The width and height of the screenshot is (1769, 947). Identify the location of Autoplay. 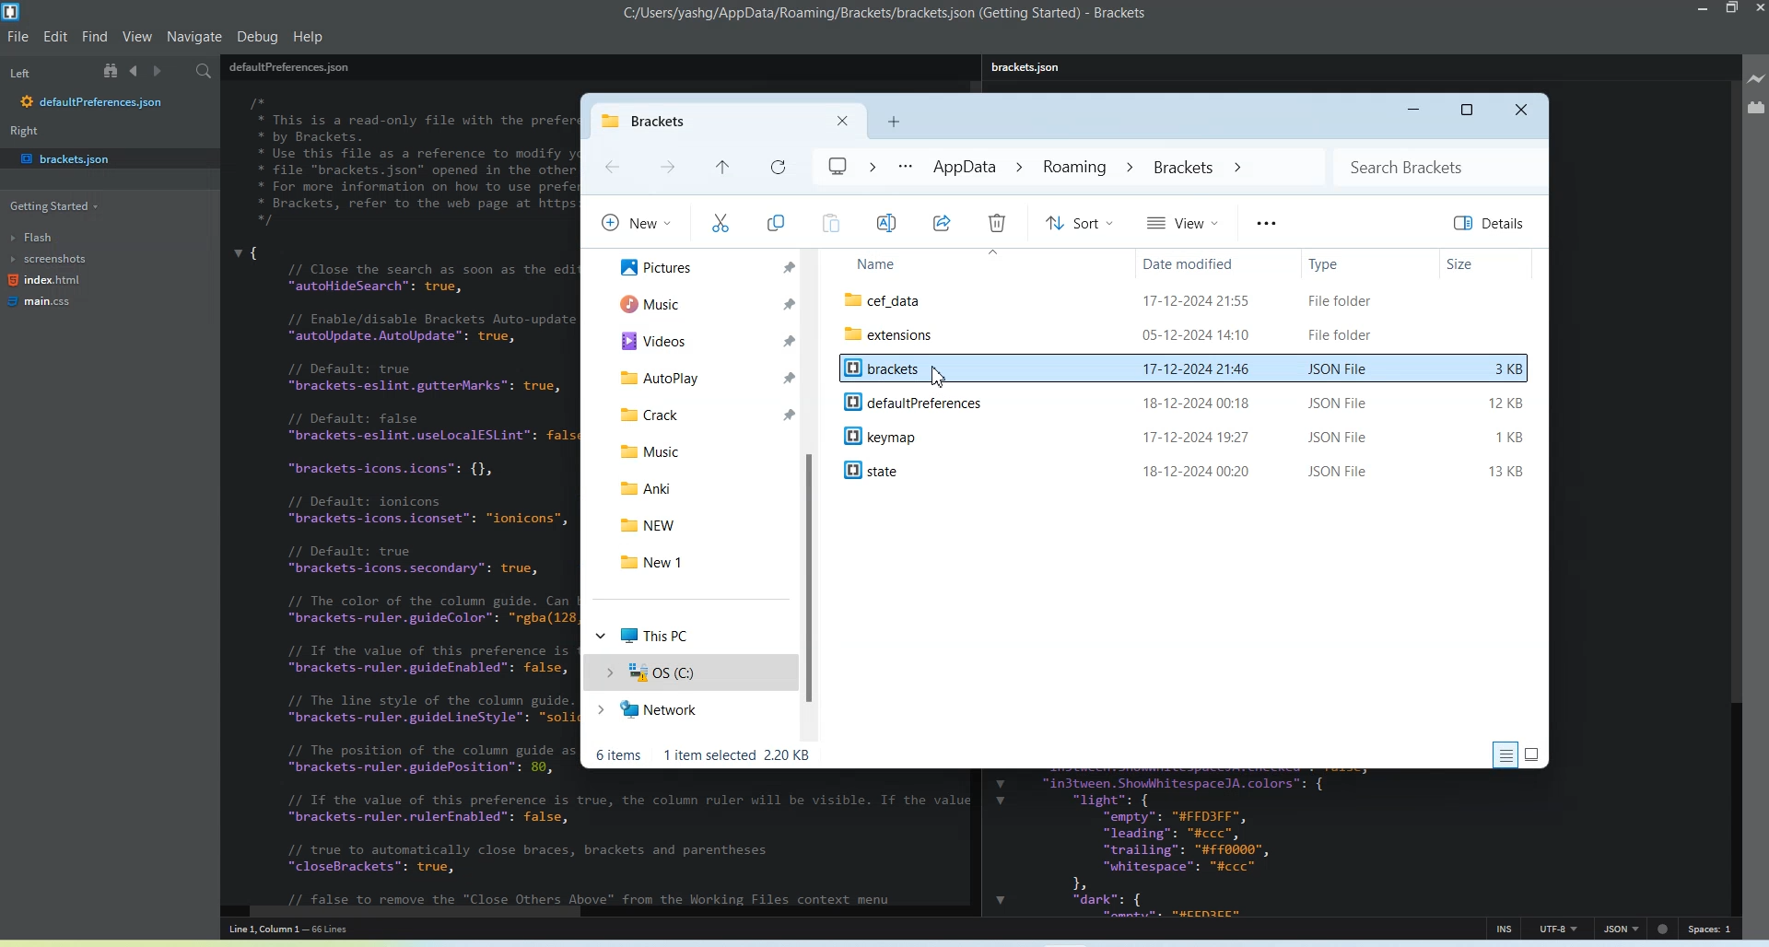
(700, 374).